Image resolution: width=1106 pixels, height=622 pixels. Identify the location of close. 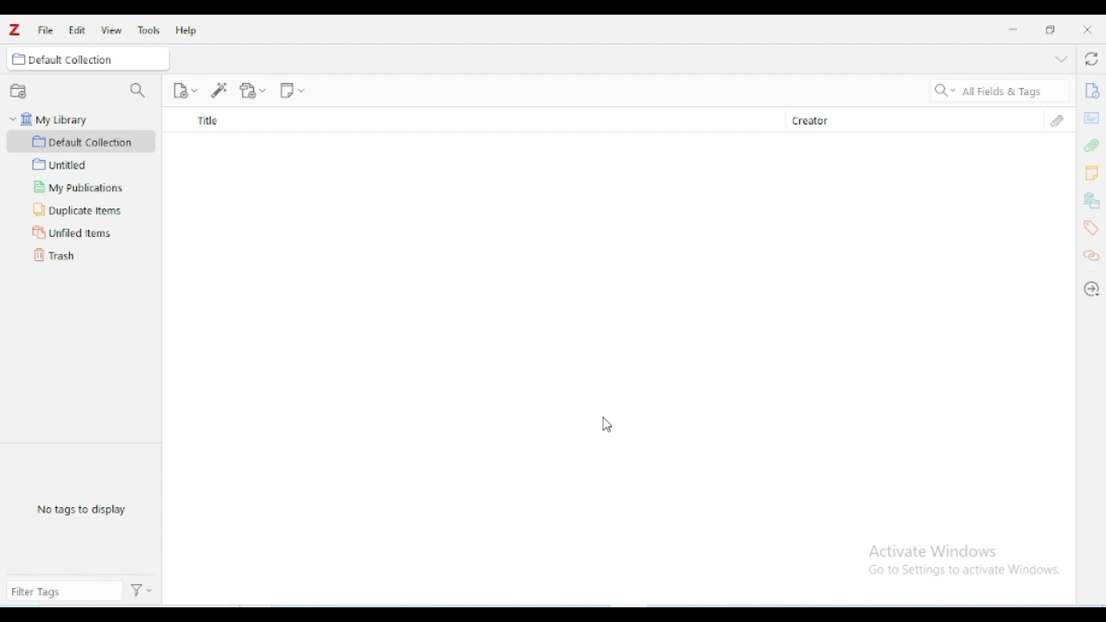
(1087, 29).